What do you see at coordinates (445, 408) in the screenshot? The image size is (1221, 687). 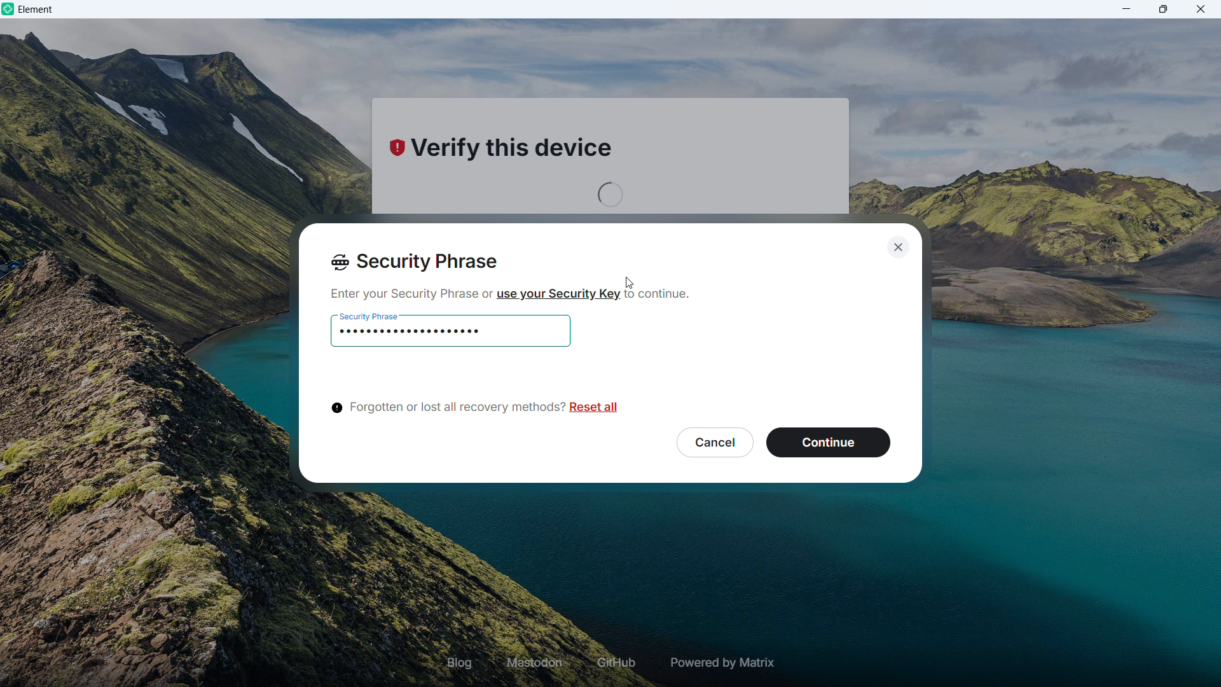 I see `forgotten or lost all recovery methods?` at bounding box center [445, 408].